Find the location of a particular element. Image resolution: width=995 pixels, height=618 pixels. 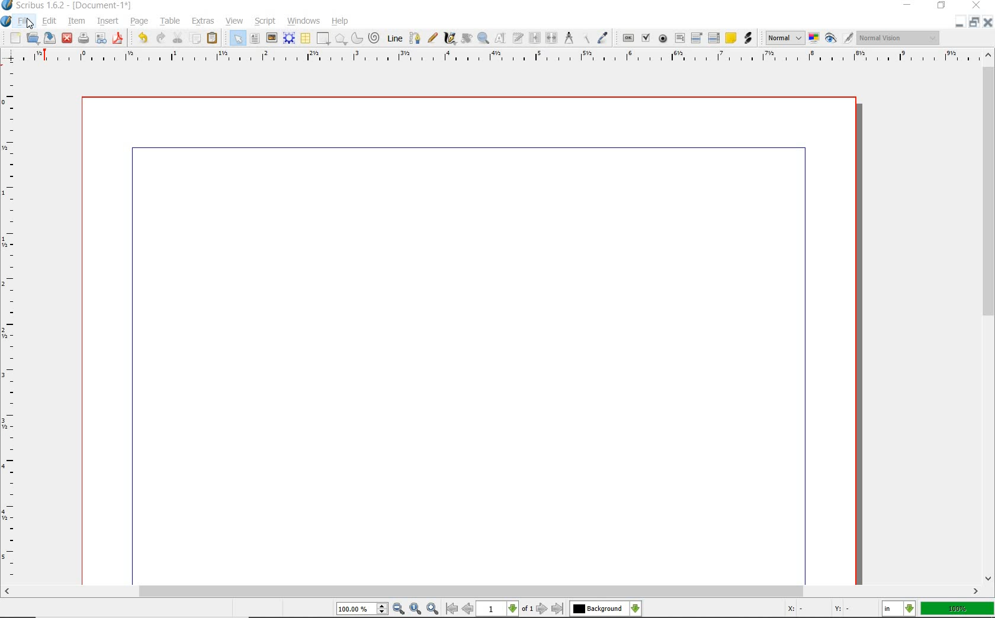

save is located at coordinates (50, 38).